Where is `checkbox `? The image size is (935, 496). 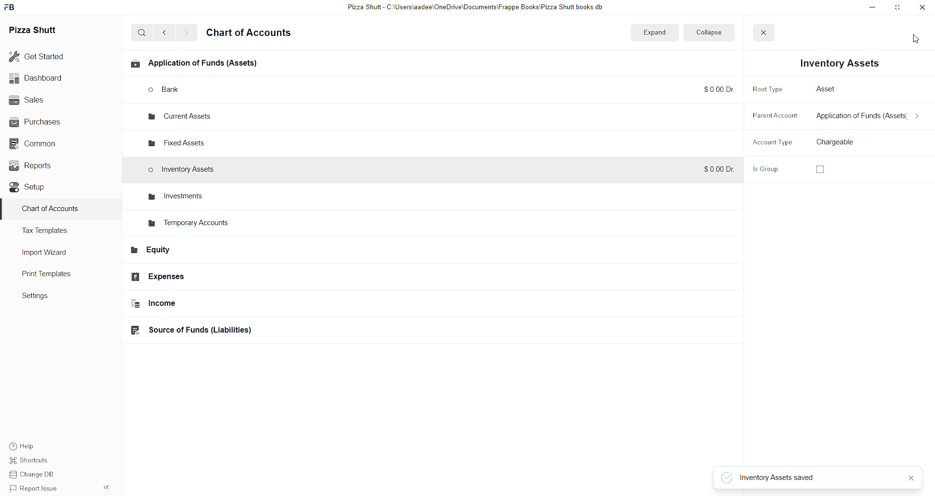
checkbox  is located at coordinates (821, 169).